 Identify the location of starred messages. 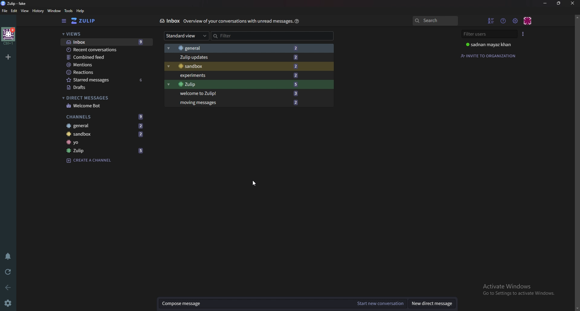
(105, 80).